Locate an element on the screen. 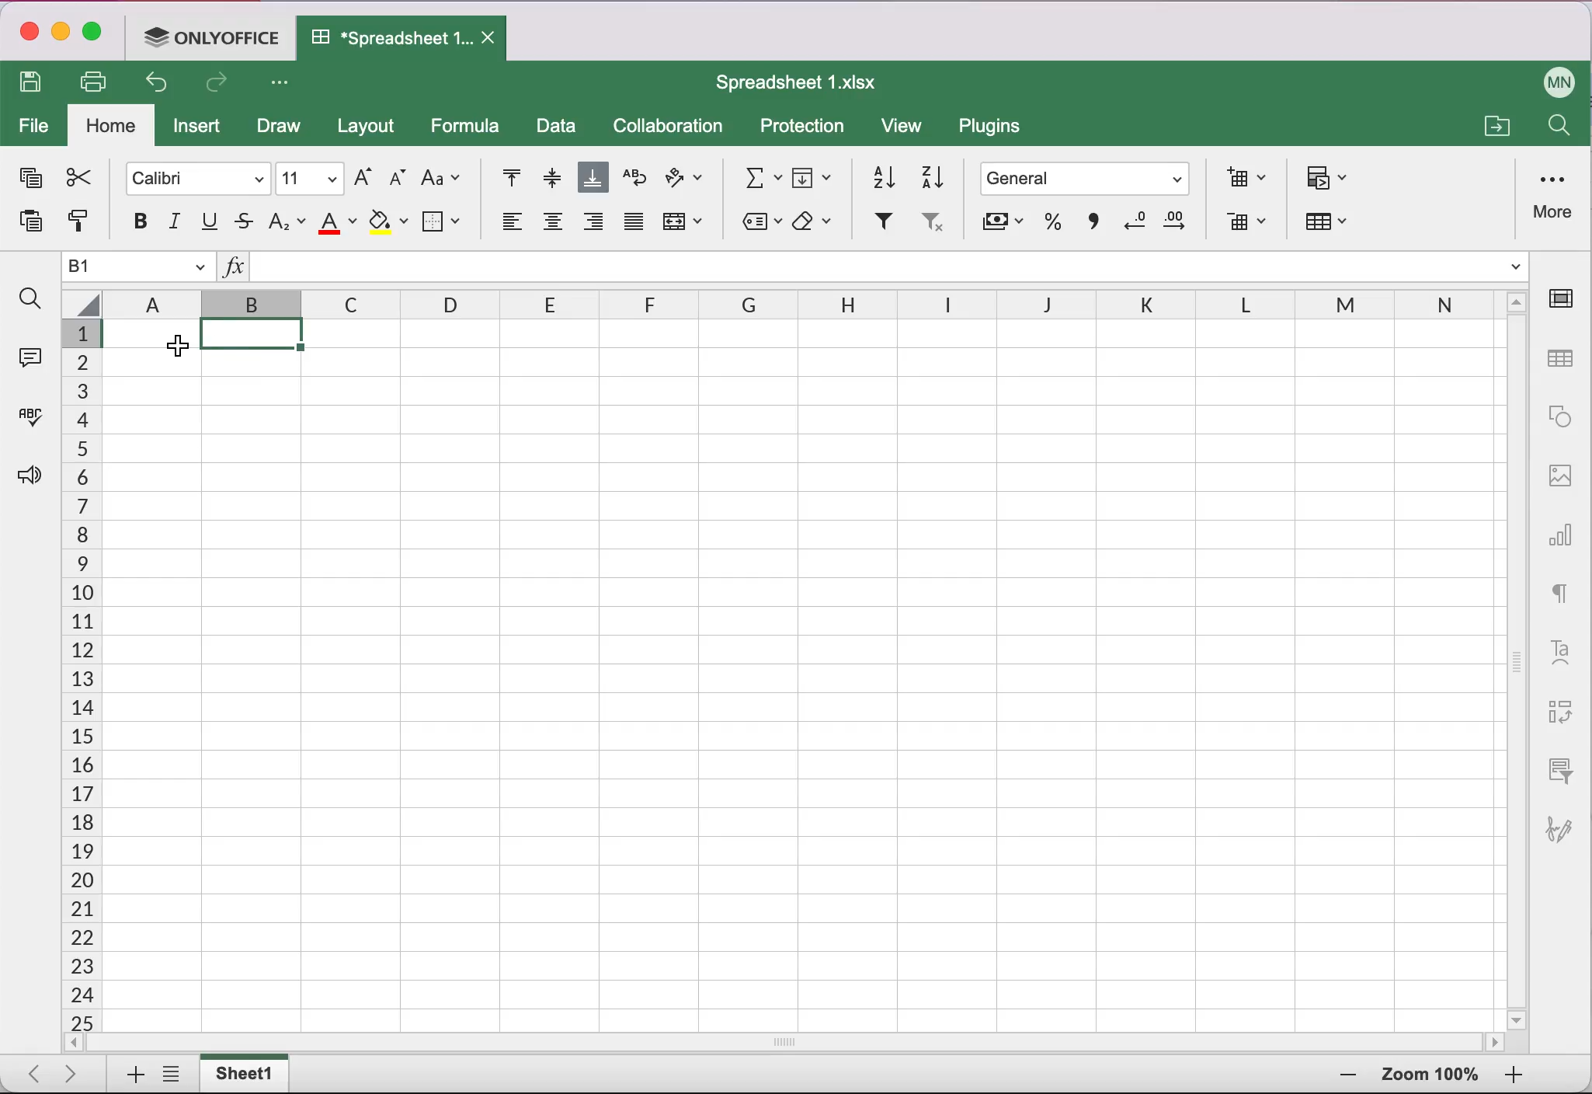 The width and height of the screenshot is (1592, 1094). columns is located at coordinates (639, 305).